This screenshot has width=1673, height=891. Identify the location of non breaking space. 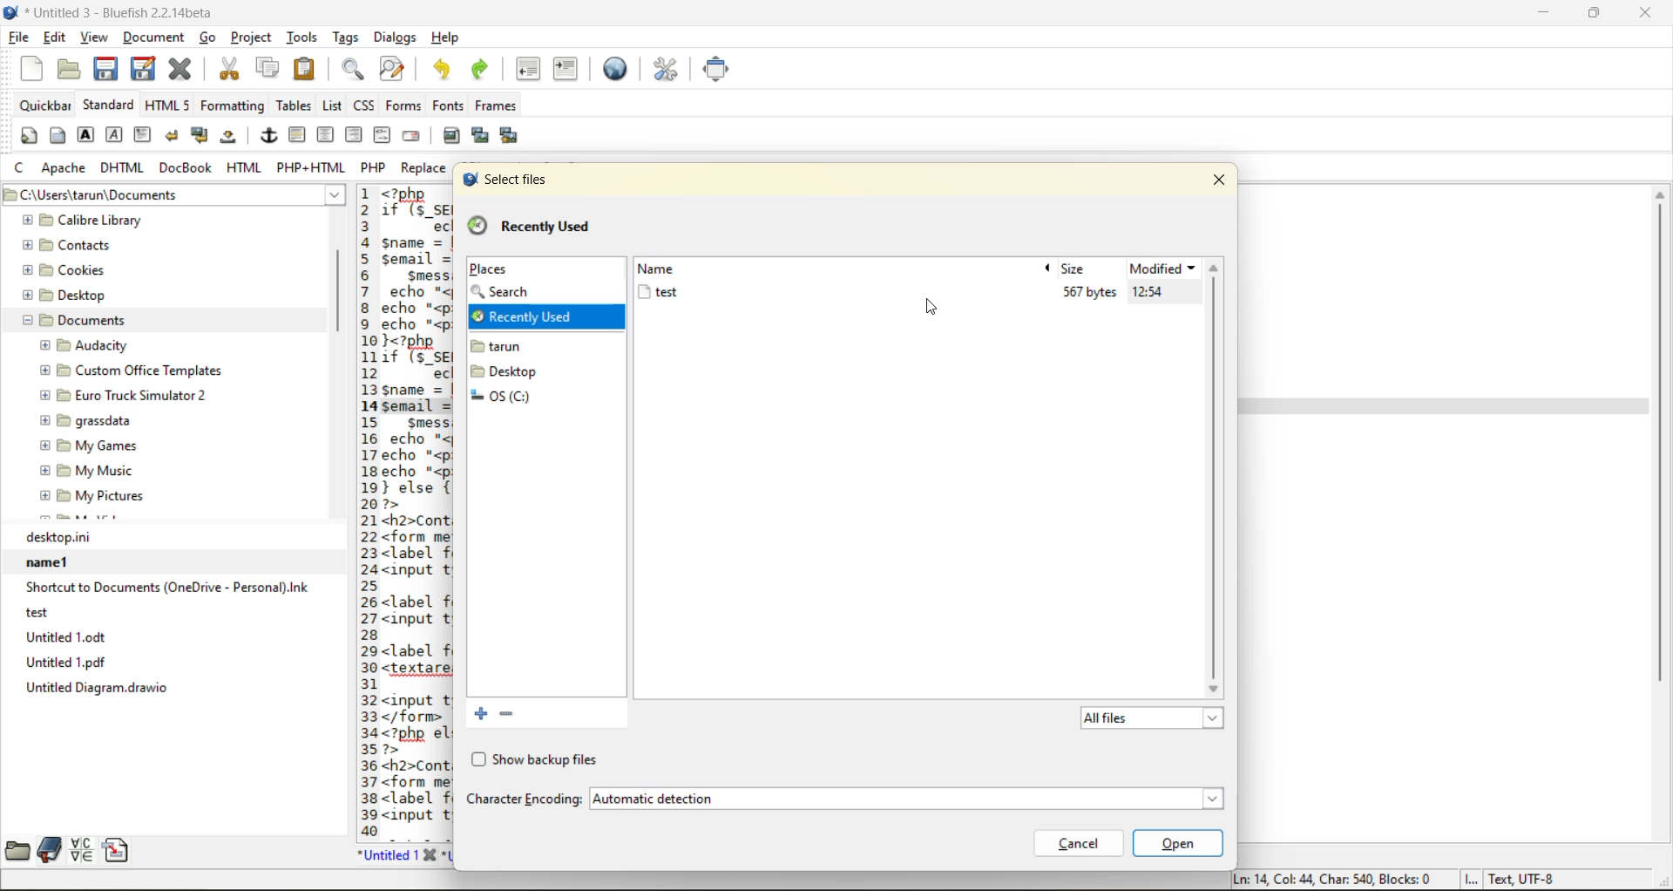
(231, 140).